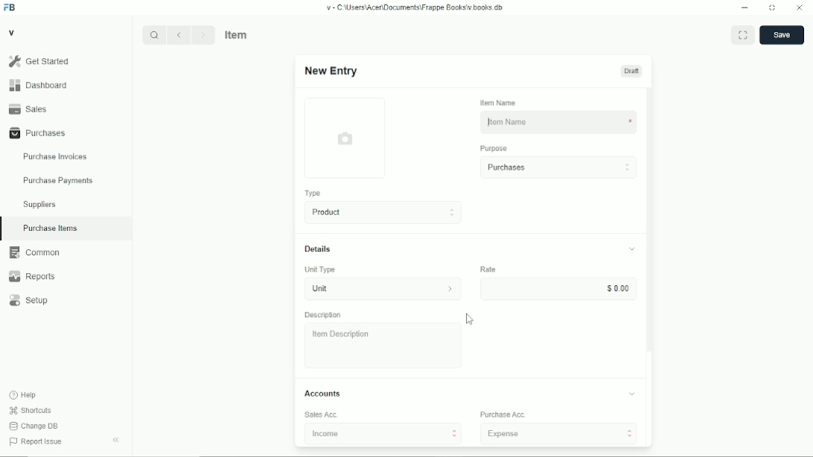  Describe the element at coordinates (38, 133) in the screenshot. I see `purchases` at that location.